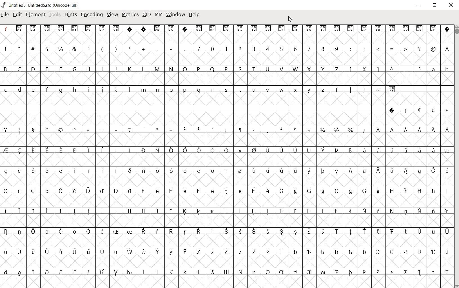  What do you see at coordinates (88, 131) in the screenshot?
I see `Symbol` at bounding box center [88, 131].